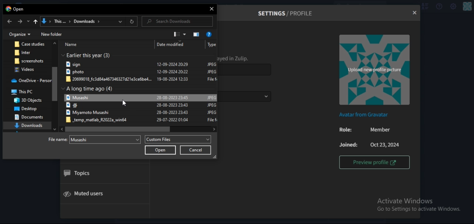 The image size is (474, 224). What do you see at coordinates (141, 106) in the screenshot?
I see `file` at bounding box center [141, 106].